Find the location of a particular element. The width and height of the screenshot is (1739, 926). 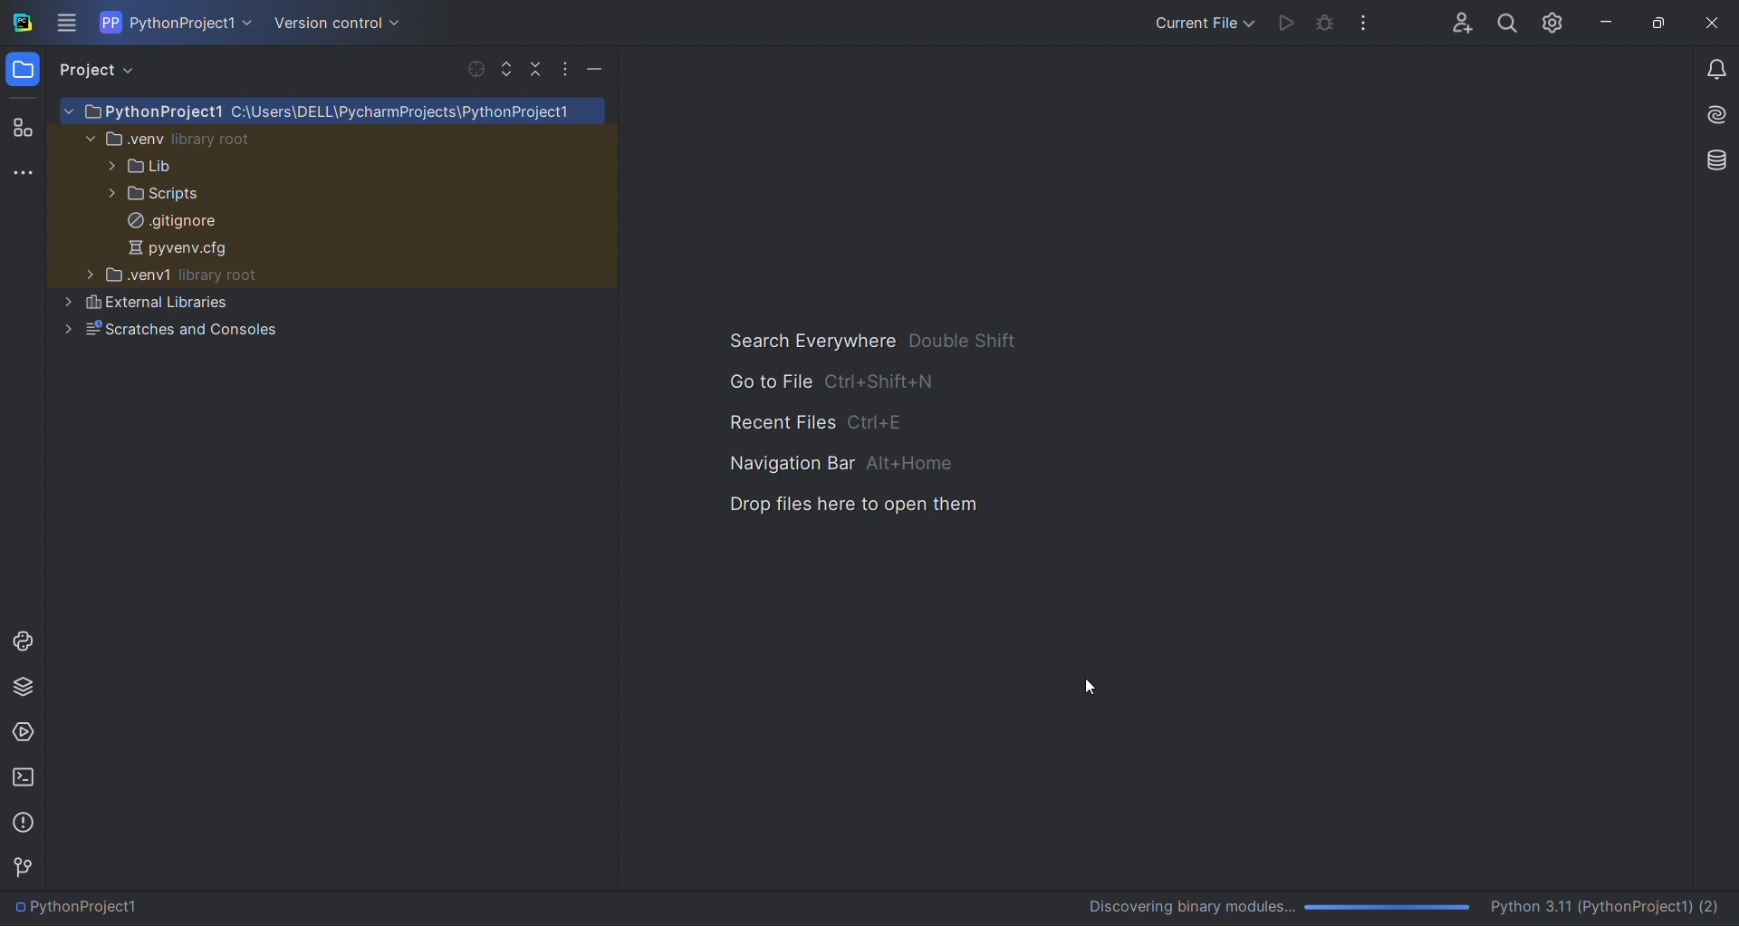

terminal is located at coordinates (26, 778).